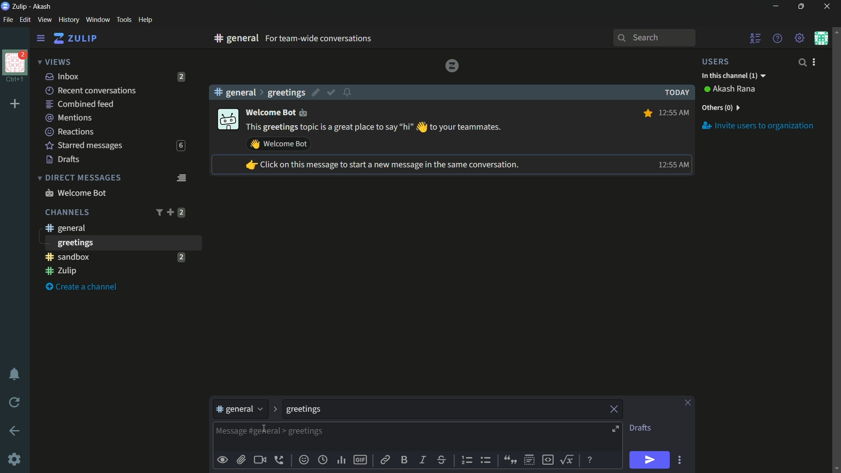 This screenshot has height=473, width=841. I want to click on message formatting, so click(591, 459).